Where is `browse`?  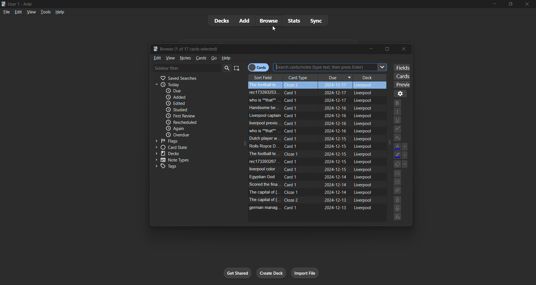
browse is located at coordinates (268, 21).